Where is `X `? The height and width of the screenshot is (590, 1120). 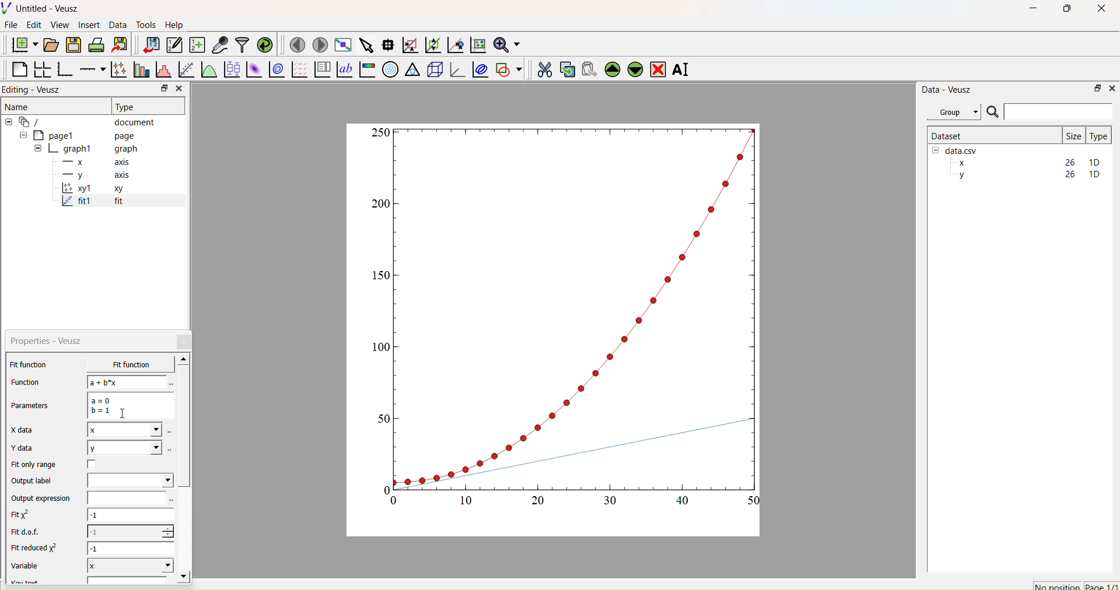 X  is located at coordinates (130, 564).